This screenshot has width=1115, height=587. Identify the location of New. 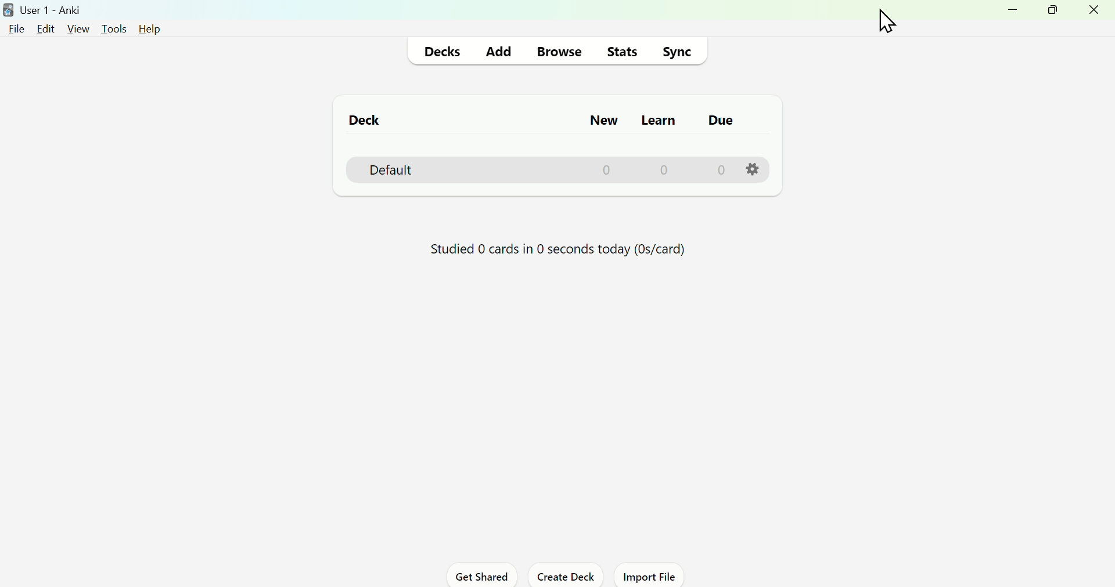
(610, 119).